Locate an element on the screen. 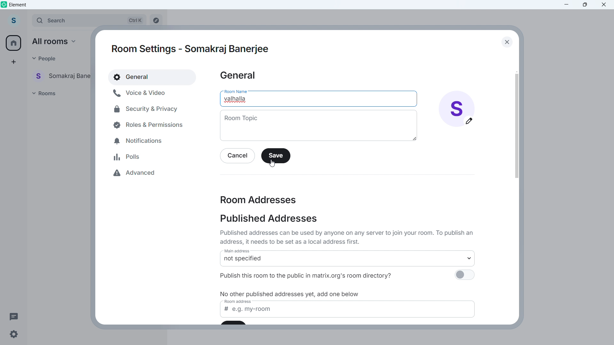  User Conversation   is located at coordinates (63, 75).